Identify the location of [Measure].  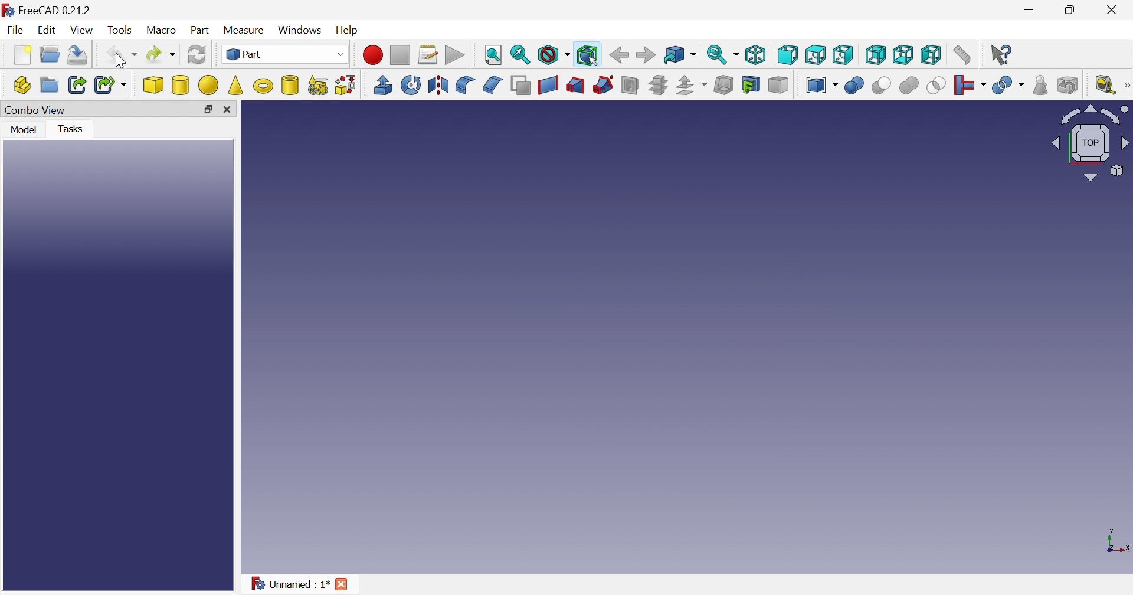
(1126, 85).